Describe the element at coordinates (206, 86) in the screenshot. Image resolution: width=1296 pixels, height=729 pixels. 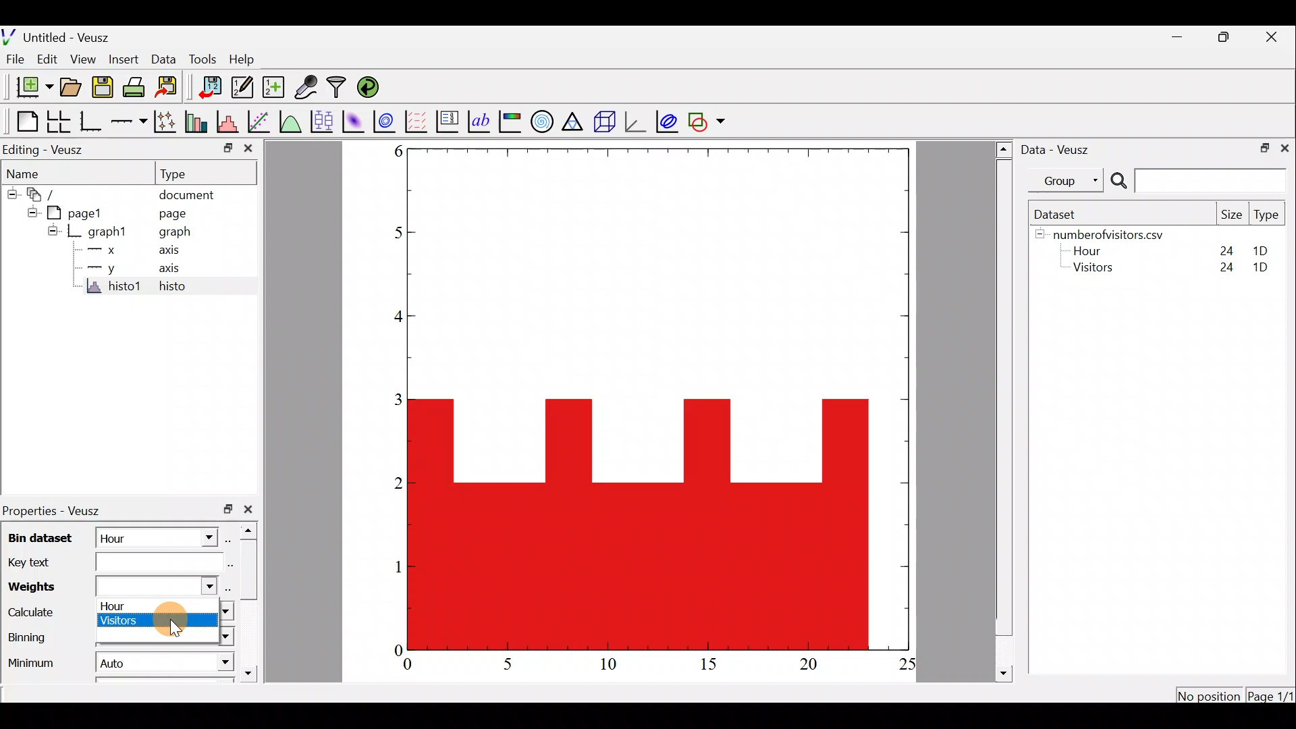
I see `import data into Veusz` at that location.